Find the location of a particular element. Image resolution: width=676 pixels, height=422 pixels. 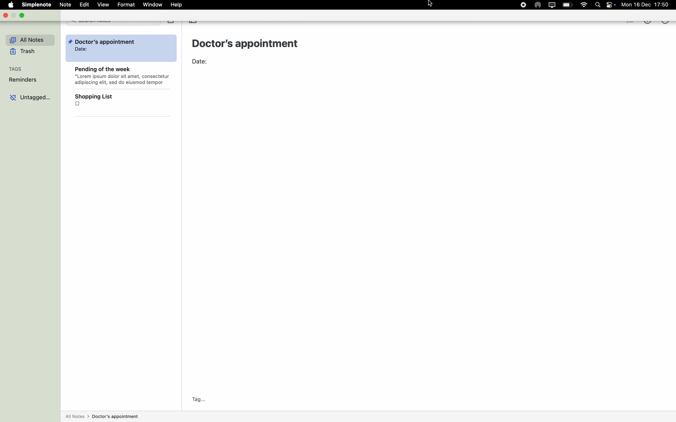

trash is located at coordinates (23, 52).